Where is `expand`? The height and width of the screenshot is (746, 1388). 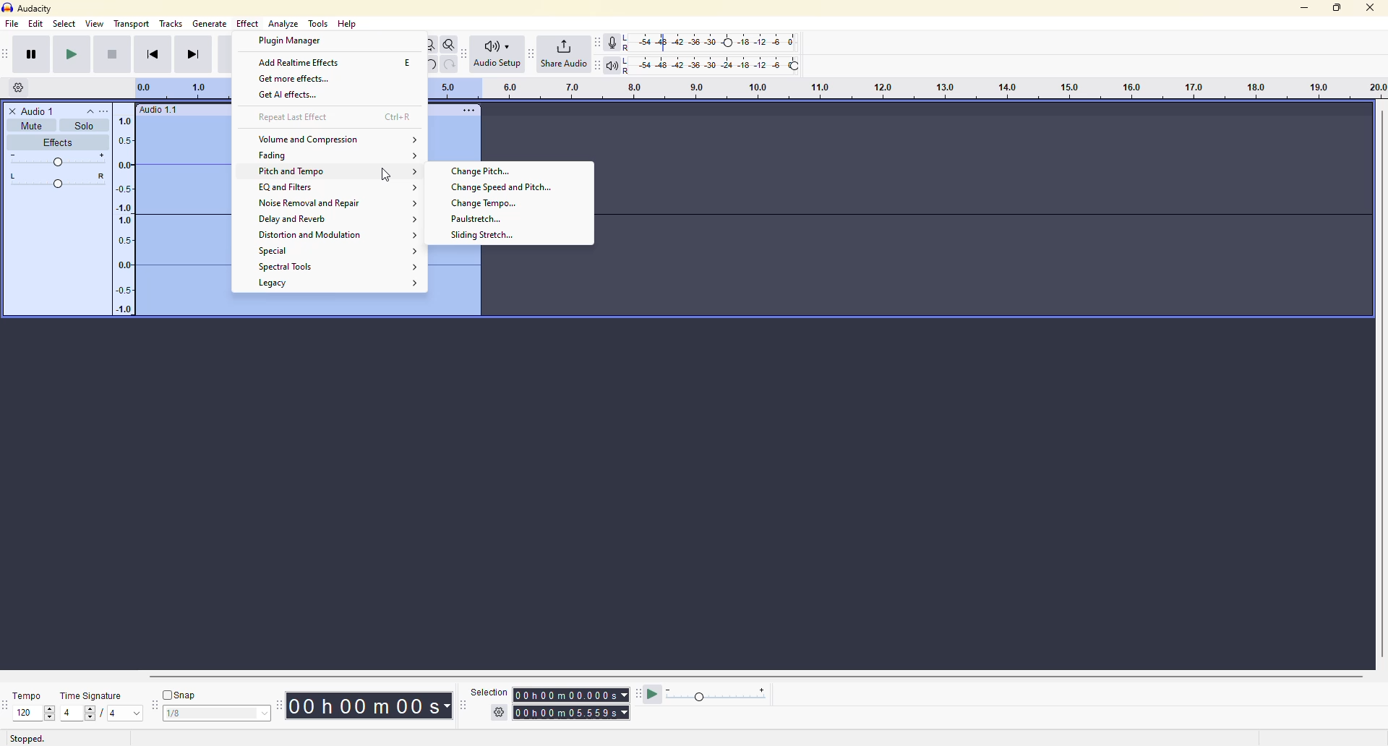 expand is located at coordinates (416, 156).